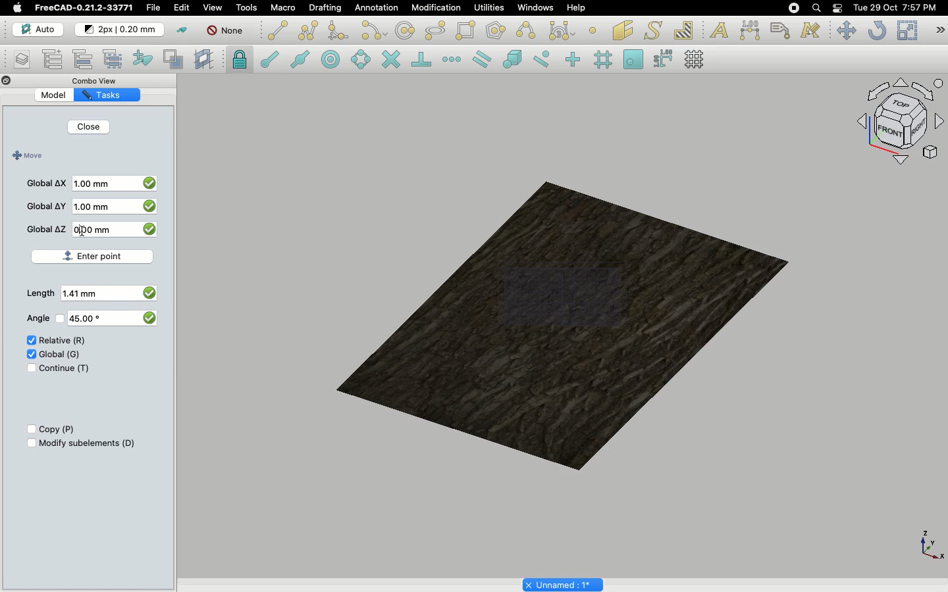 This screenshot has height=592, width=948. I want to click on Windows, so click(539, 9).